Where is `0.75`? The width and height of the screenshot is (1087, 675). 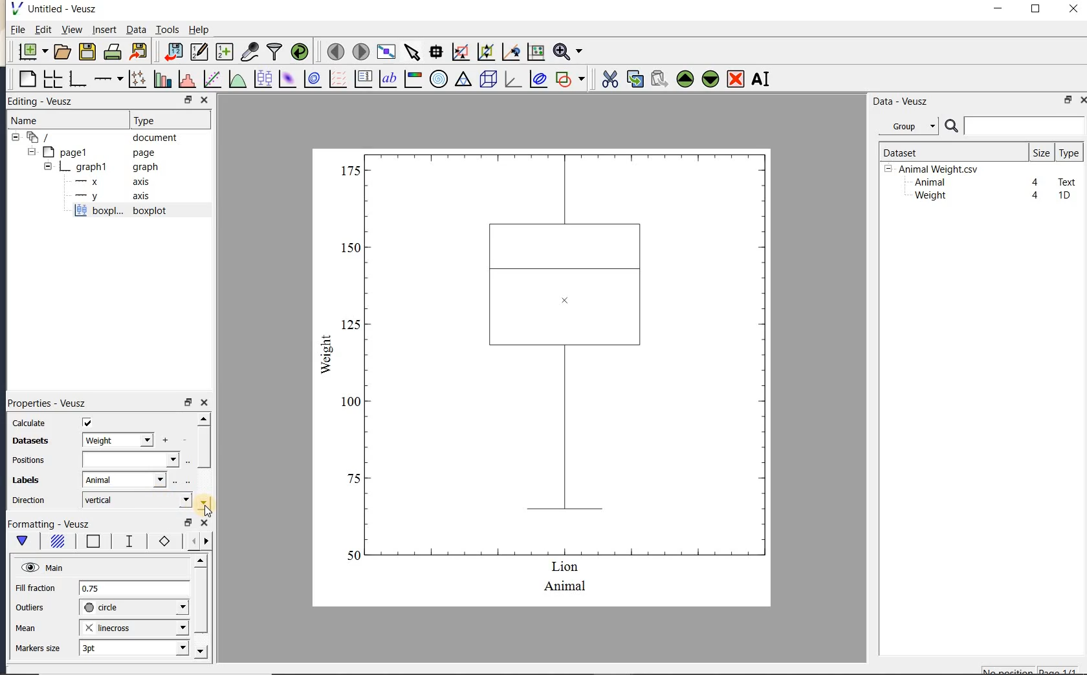 0.75 is located at coordinates (134, 589).